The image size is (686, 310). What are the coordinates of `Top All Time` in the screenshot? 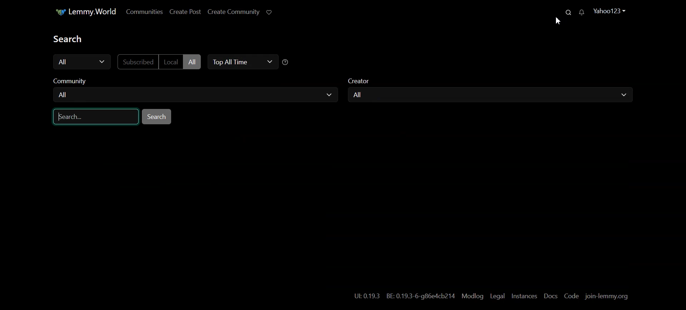 It's located at (242, 62).